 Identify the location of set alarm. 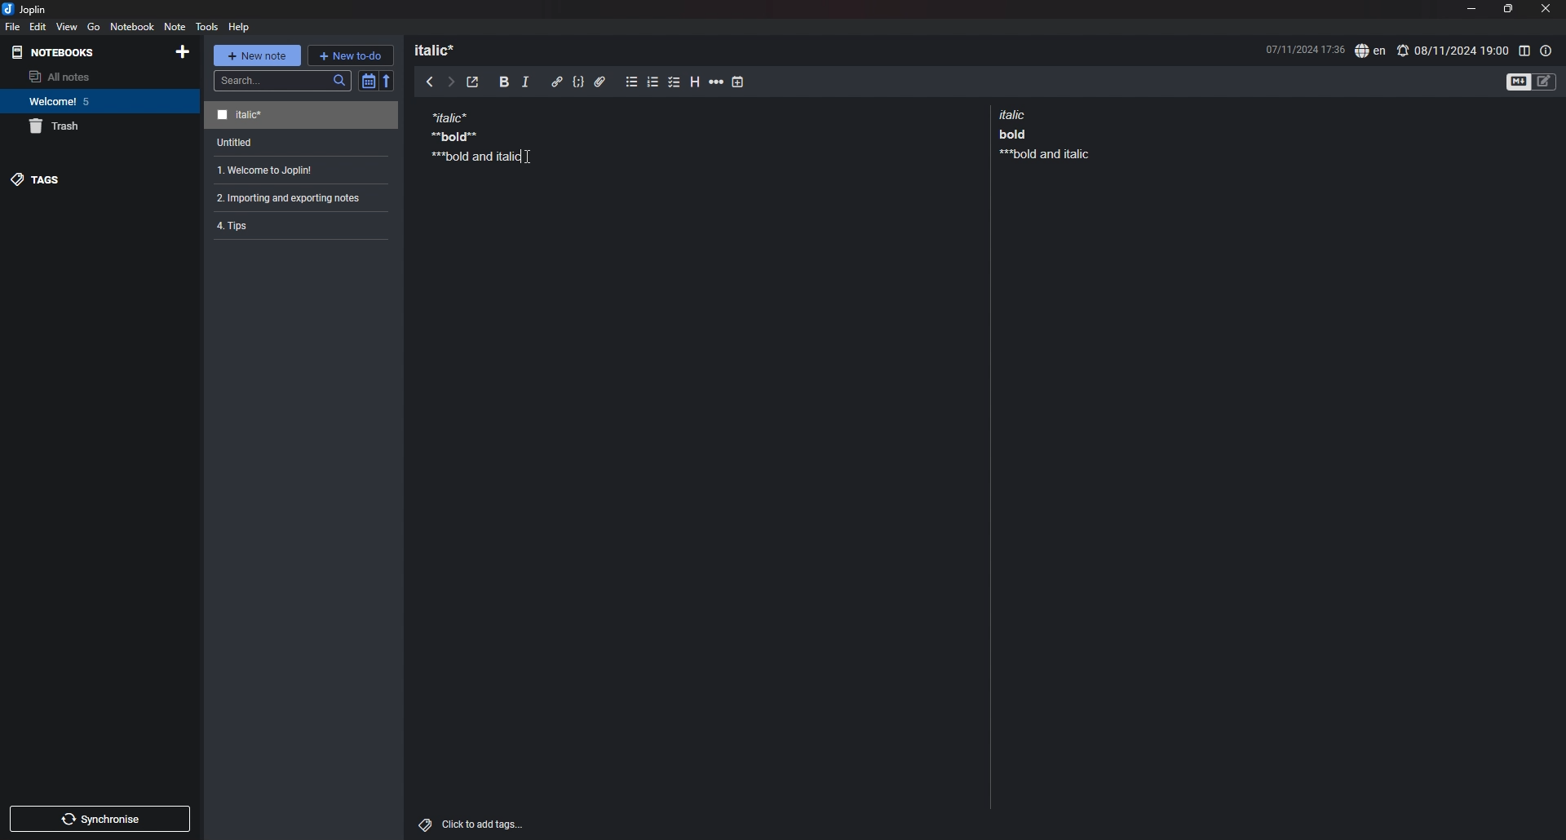
(1453, 50).